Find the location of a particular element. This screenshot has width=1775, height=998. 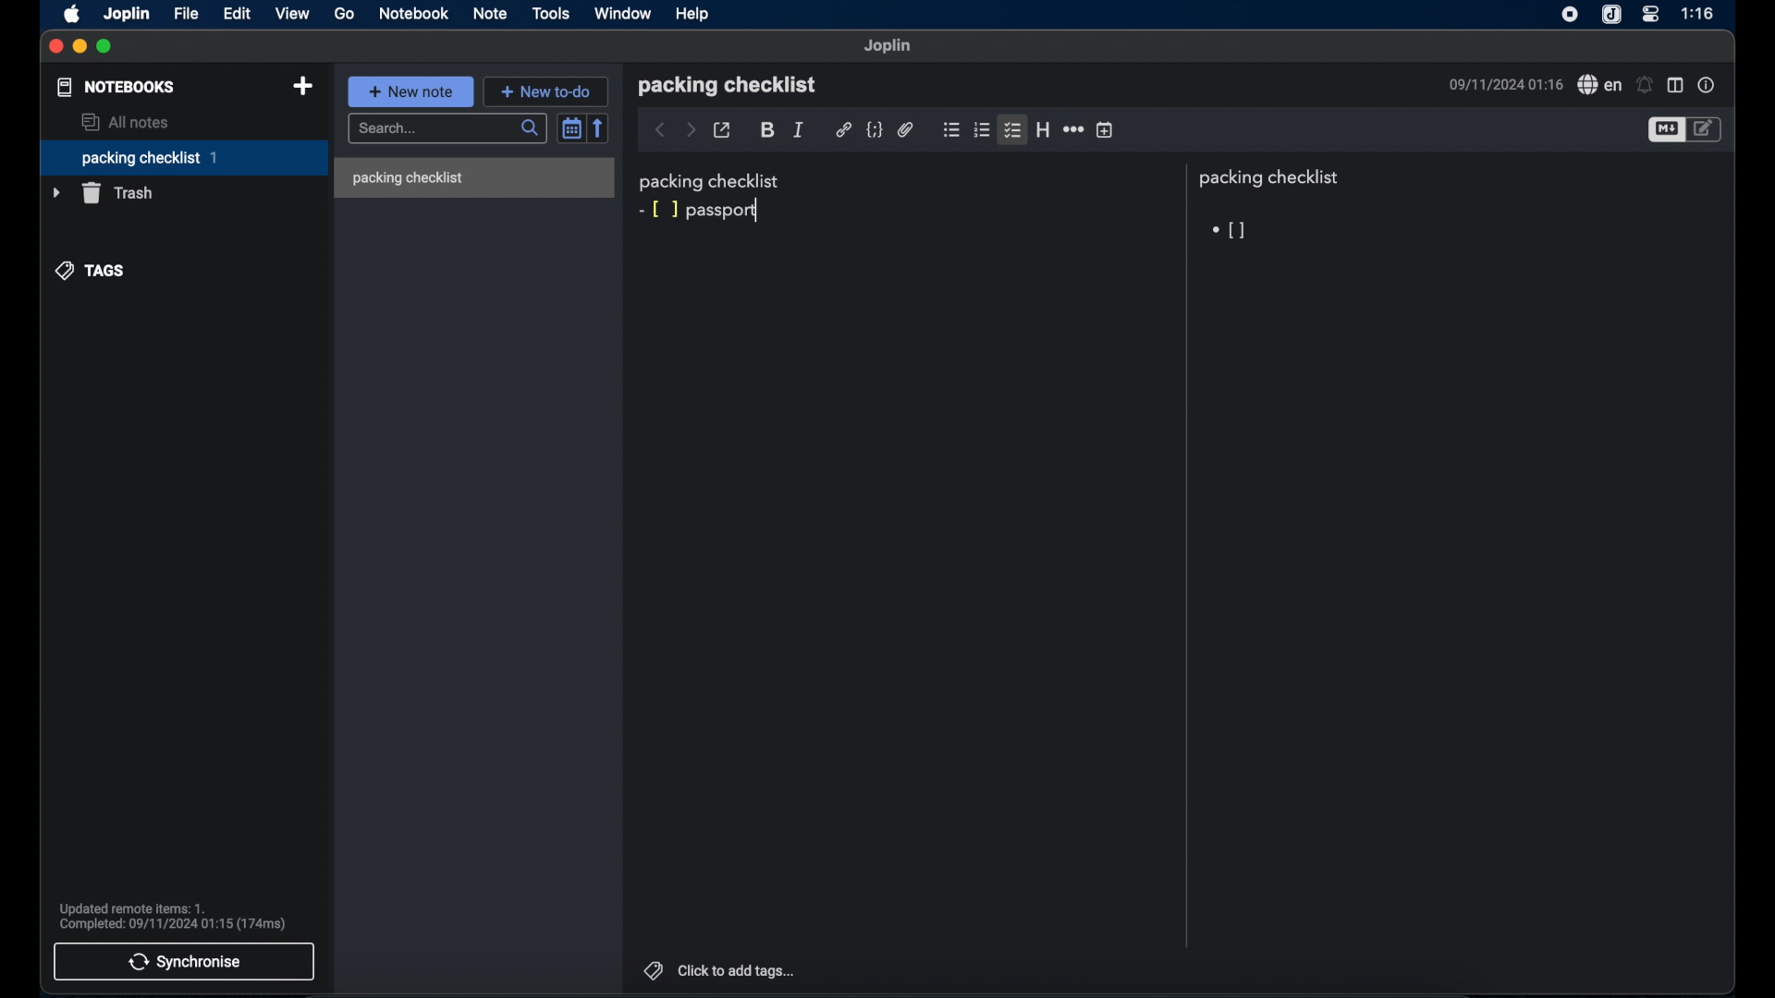

bulleted checklist is located at coordinates (951, 131).